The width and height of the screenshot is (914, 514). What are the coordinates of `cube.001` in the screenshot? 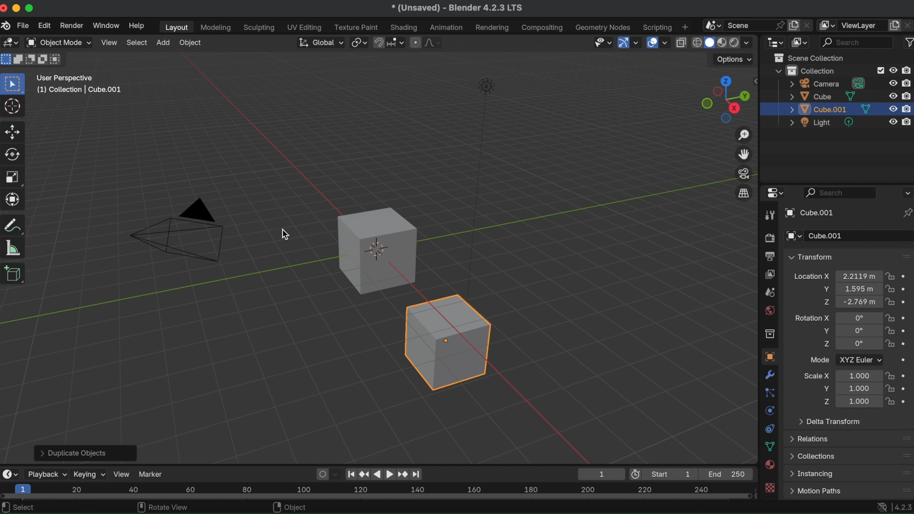 It's located at (810, 213).